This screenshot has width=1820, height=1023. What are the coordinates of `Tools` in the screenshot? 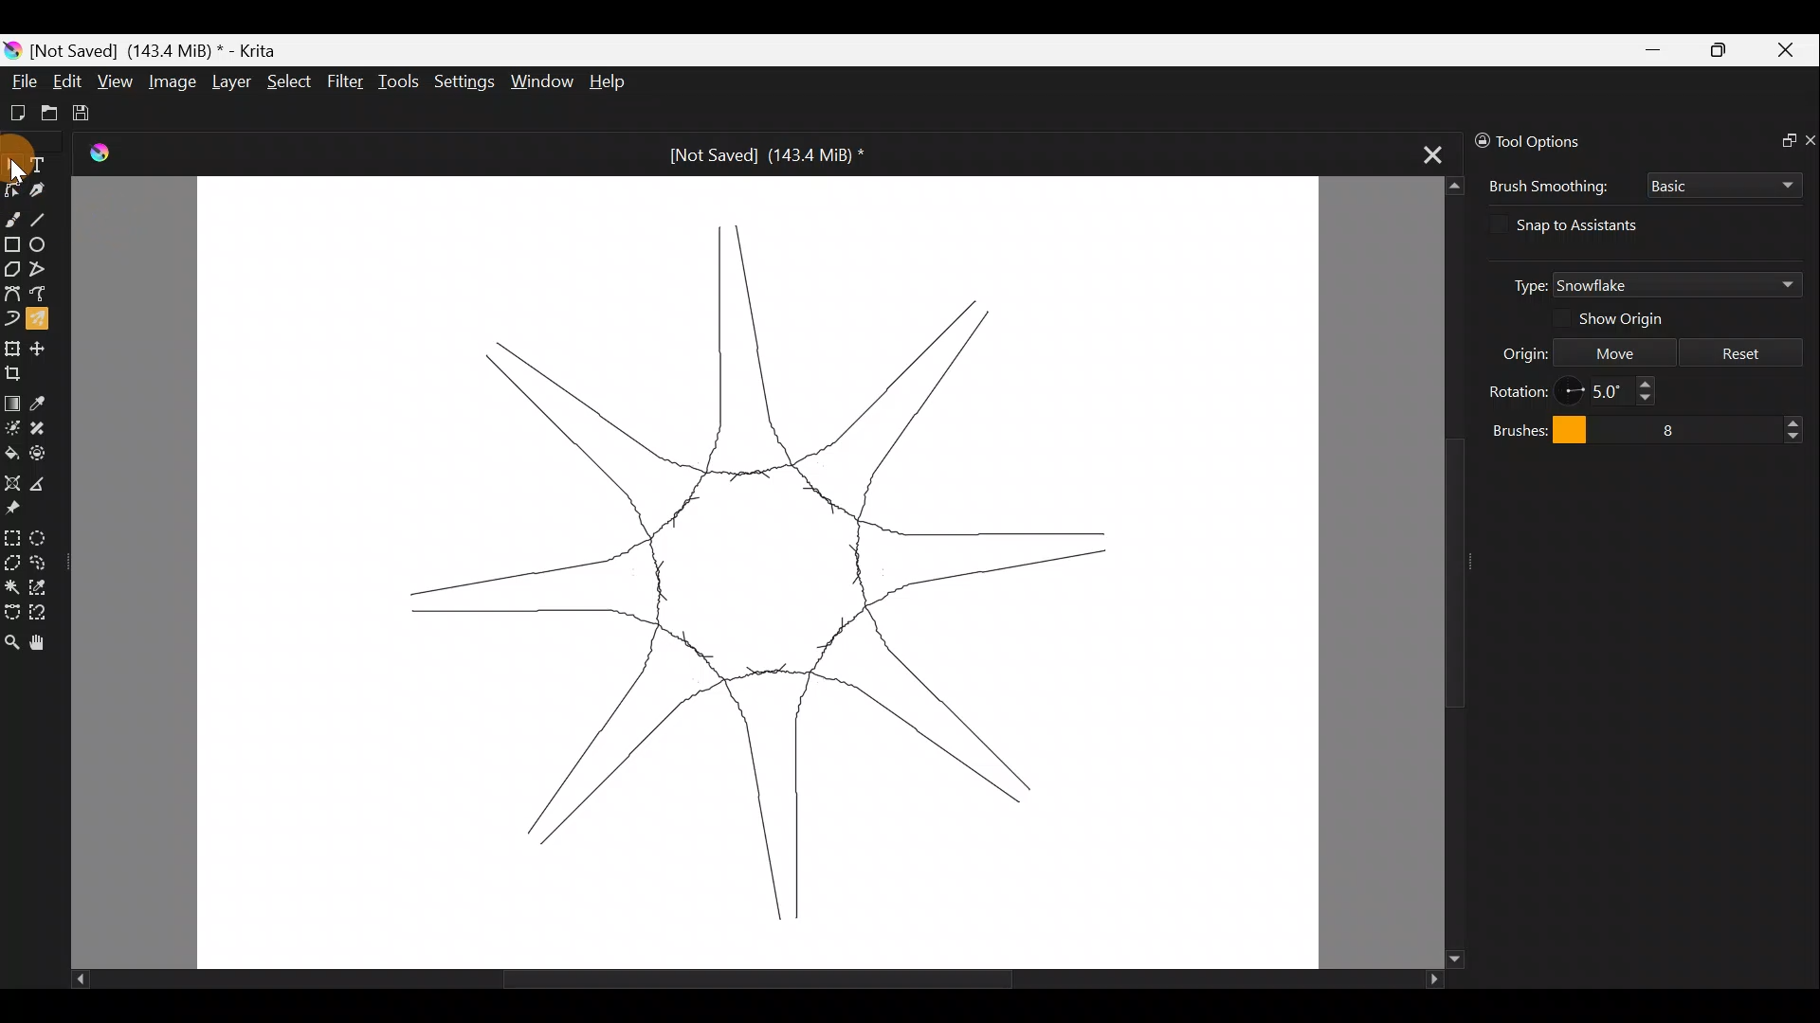 It's located at (399, 81).